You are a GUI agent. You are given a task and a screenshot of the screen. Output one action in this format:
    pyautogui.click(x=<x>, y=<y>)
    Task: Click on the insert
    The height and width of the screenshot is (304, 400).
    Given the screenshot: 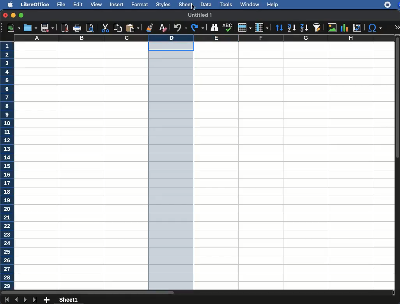 What is the action you would take?
    pyautogui.click(x=117, y=5)
    